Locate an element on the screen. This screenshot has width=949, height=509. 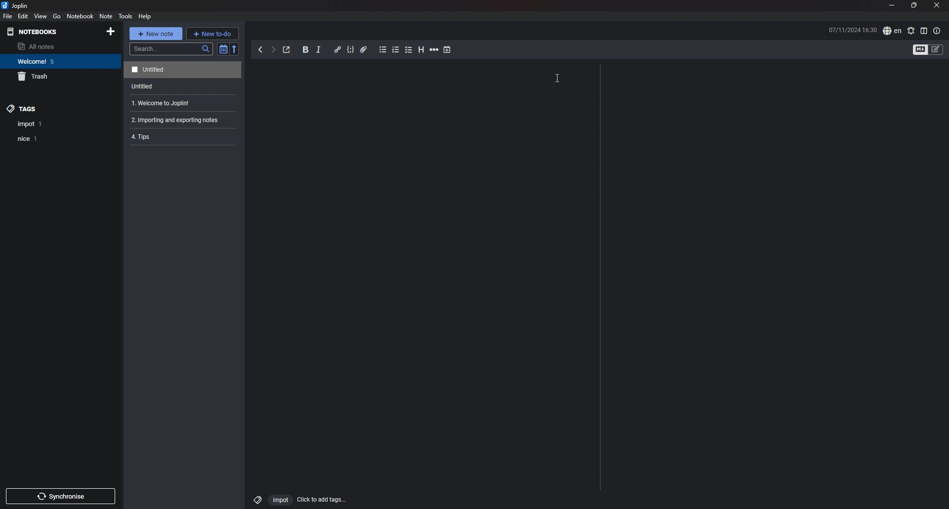
tag is located at coordinates (30, 124).